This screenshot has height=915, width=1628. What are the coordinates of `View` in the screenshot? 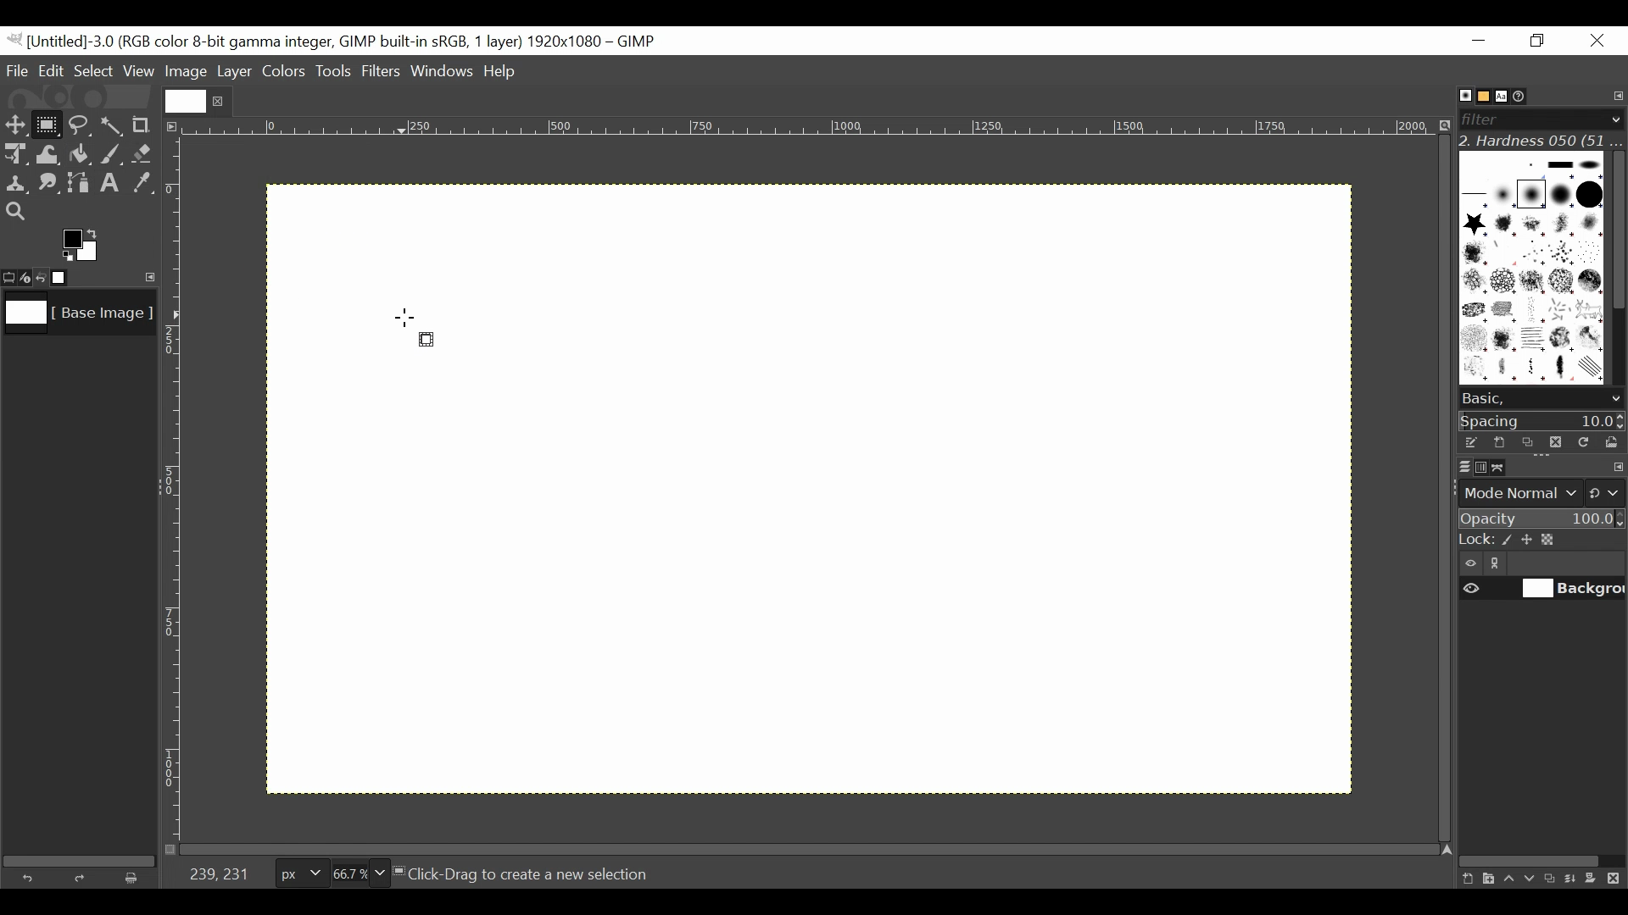 It's located at (139, 71).